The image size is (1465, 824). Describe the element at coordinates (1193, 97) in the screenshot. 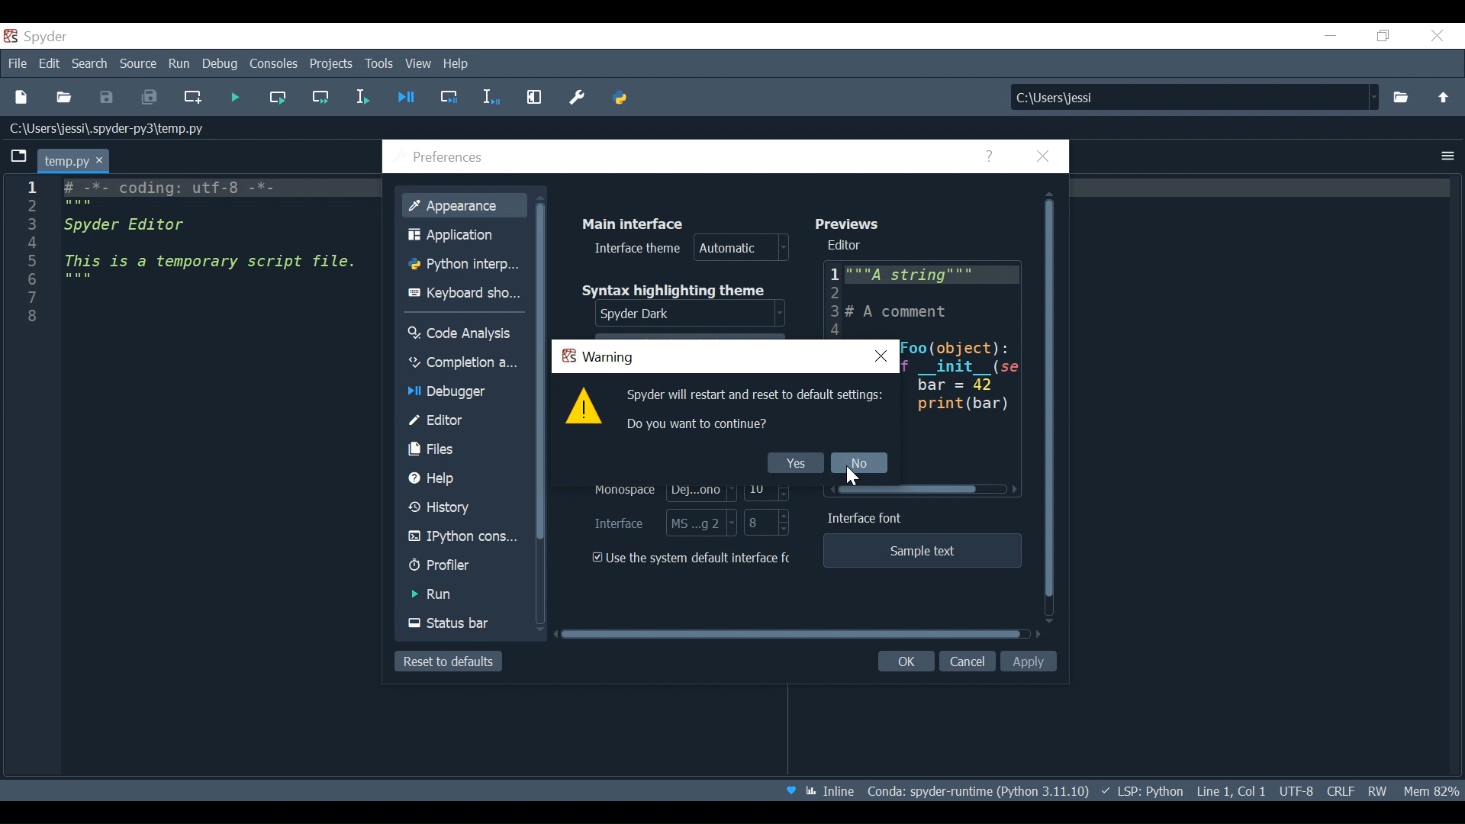

I see `Find in Files` at that location.